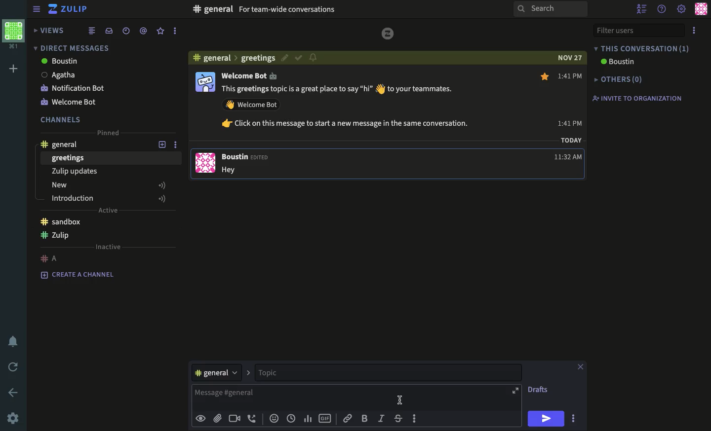  Describe the element at coordinates (47, 30) in the screenshot. I see `views` at that location.